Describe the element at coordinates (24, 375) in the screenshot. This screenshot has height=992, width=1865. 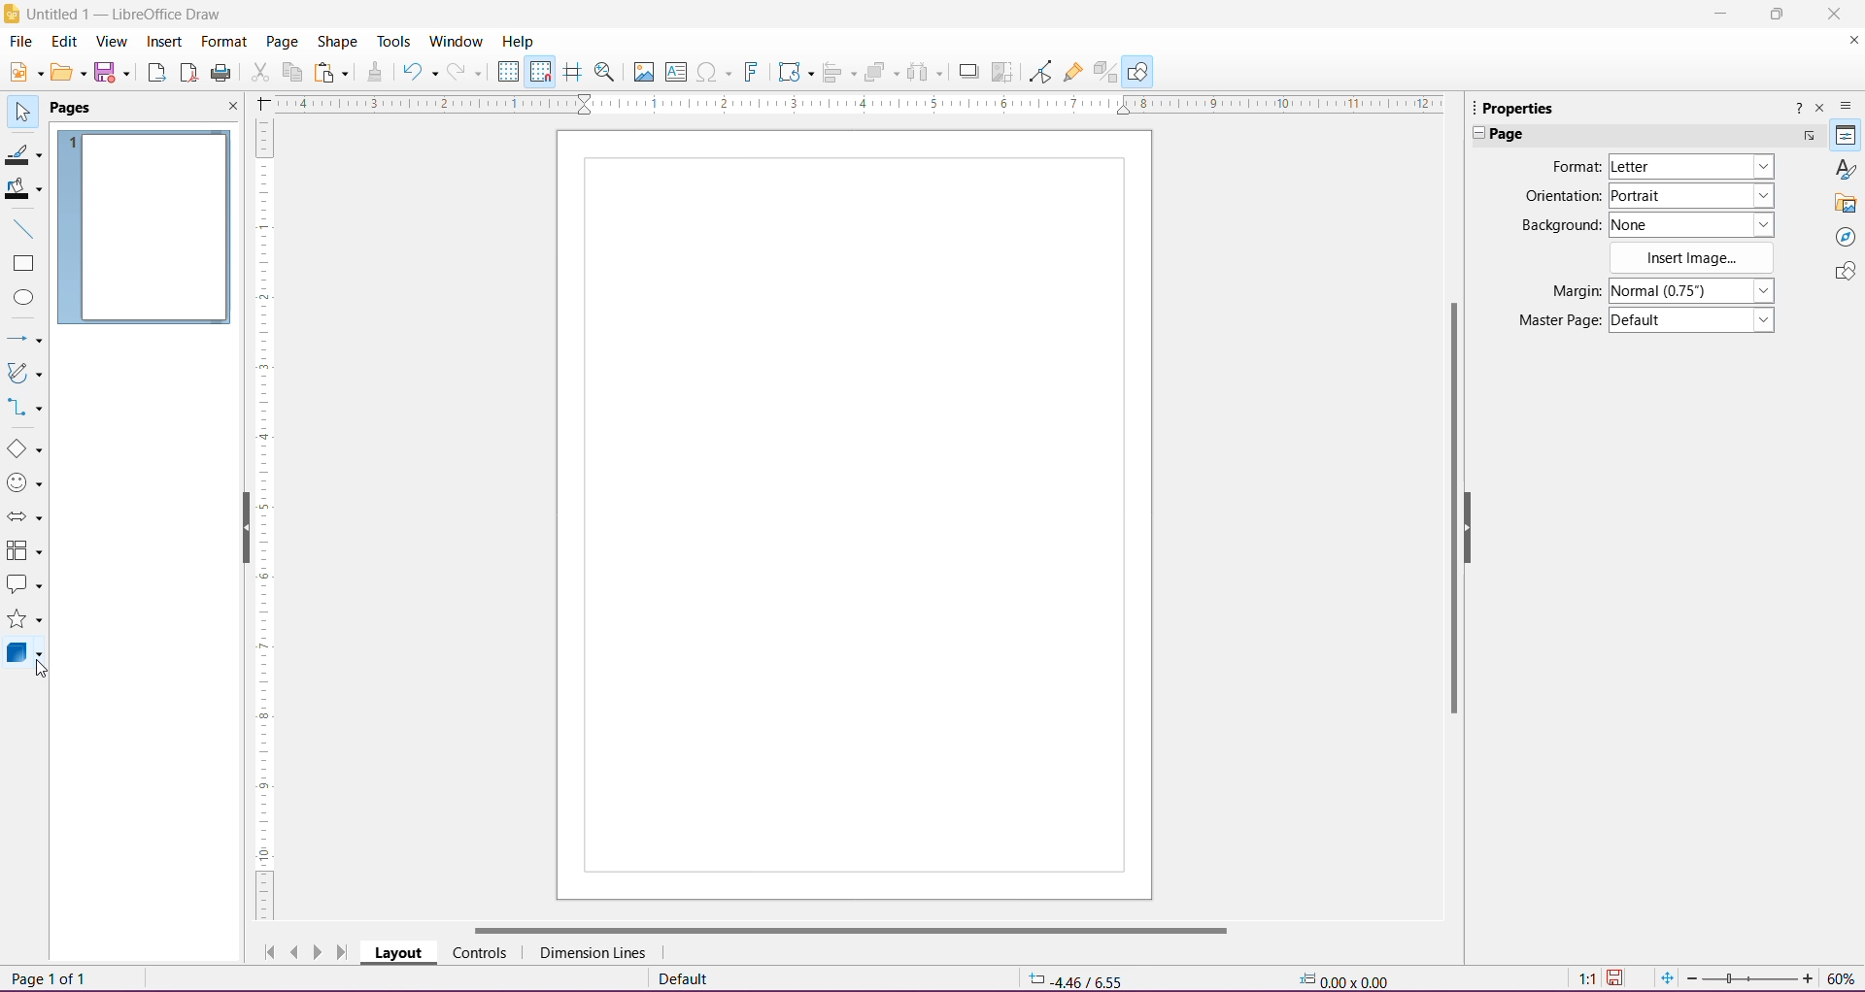
I see `Curves and Polygons` at that location.